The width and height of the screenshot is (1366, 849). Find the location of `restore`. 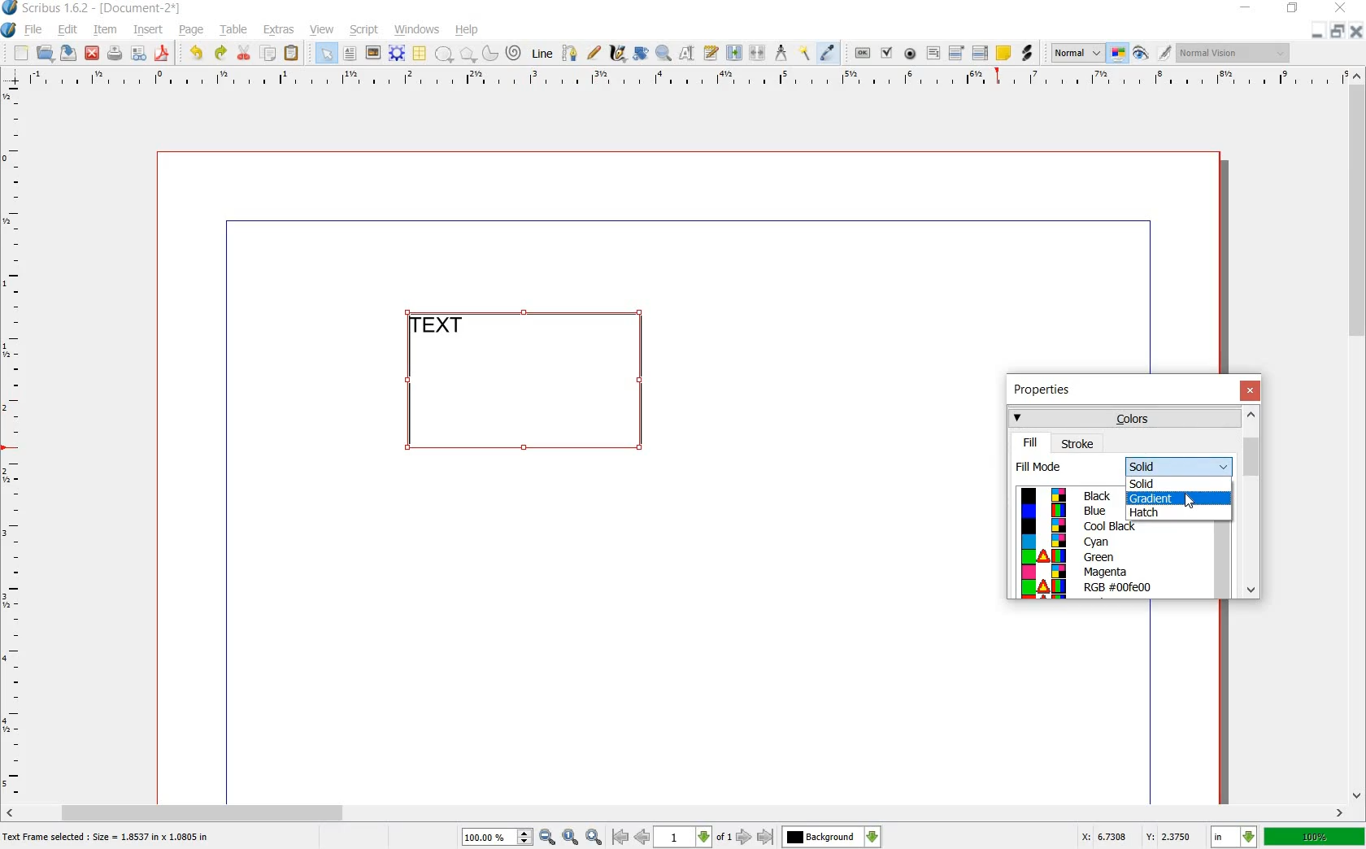

restore is located at coordinates (1337, 33).